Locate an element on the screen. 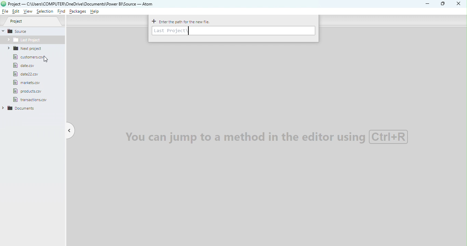  Enter path is located at coordinates (234, 31).